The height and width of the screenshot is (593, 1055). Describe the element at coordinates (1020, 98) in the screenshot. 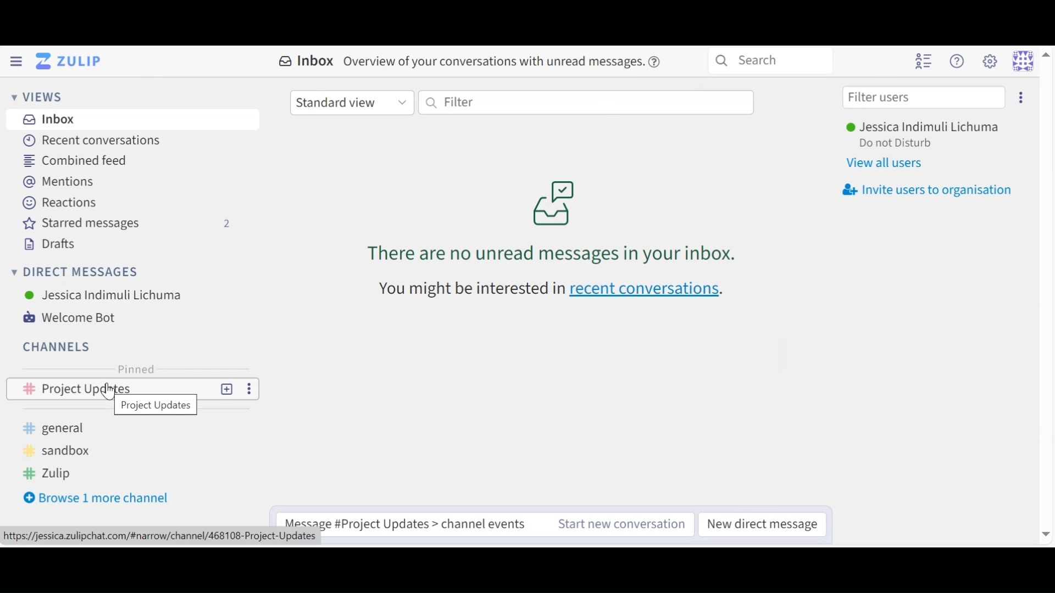

I see `Invite users to organisation` at that location.